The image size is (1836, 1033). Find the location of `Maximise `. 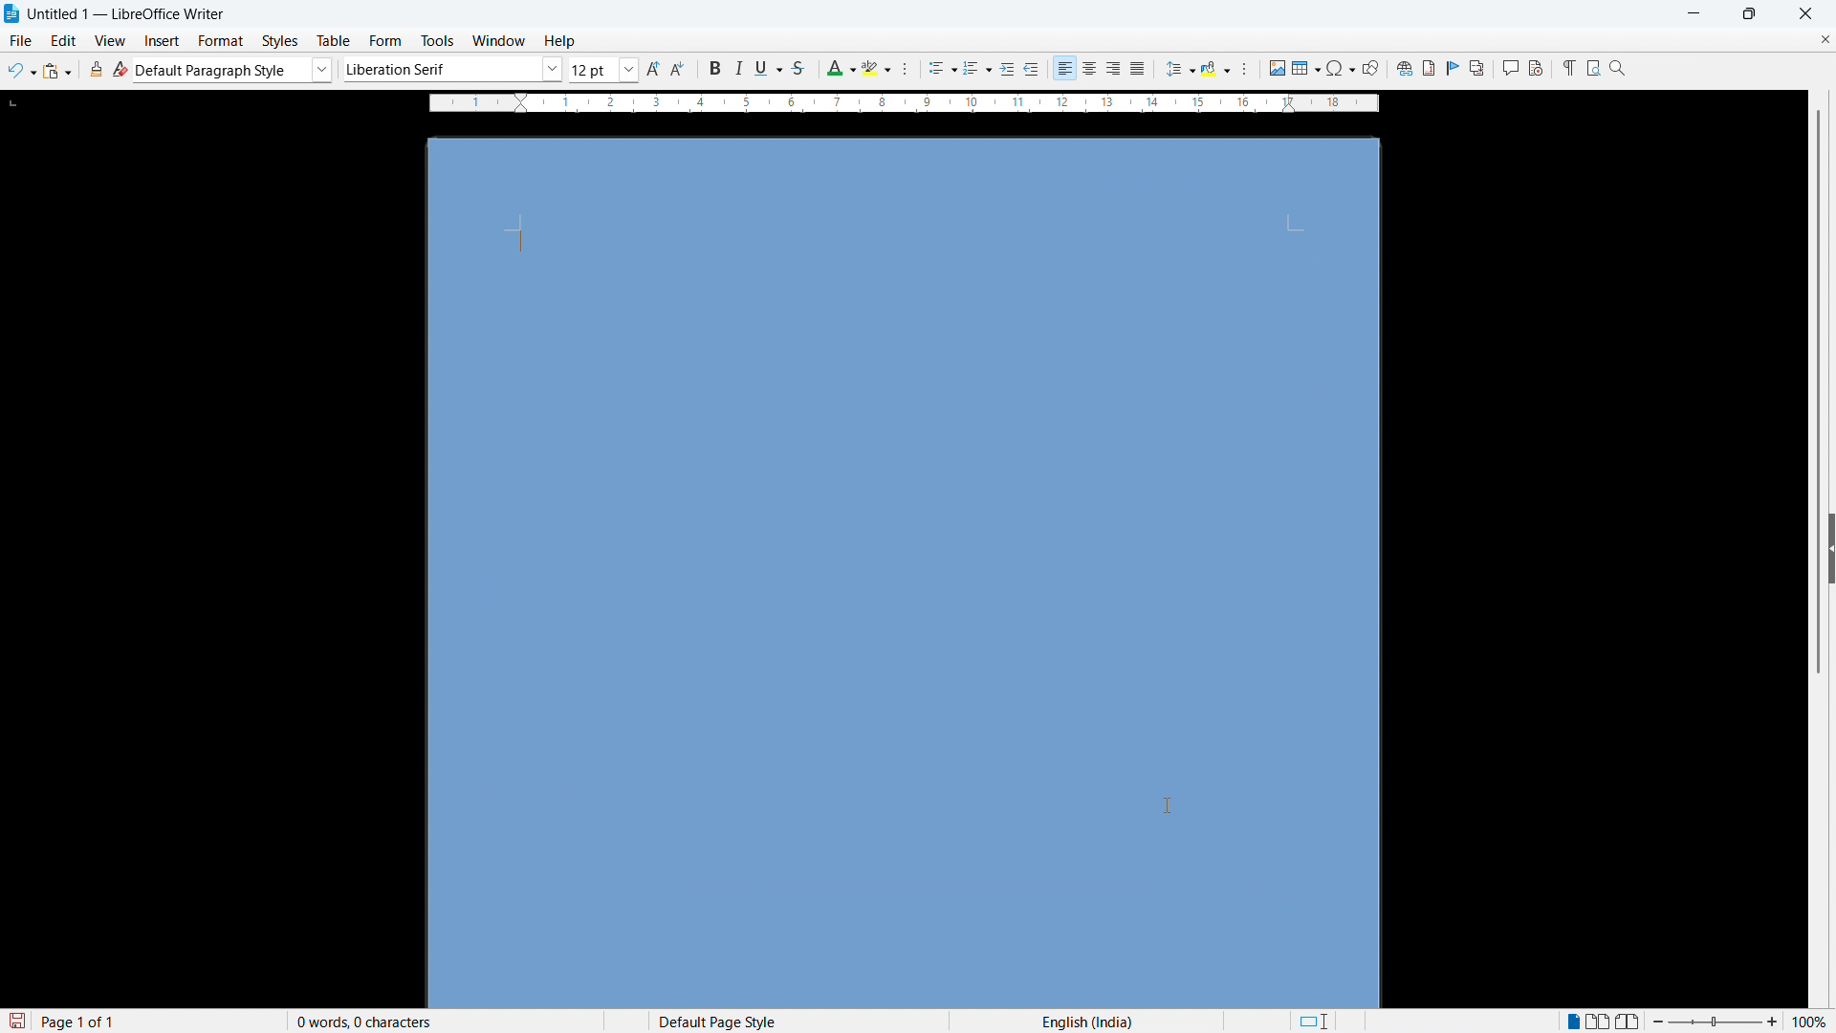

Maximise  is located at coordinates (1750, 14).